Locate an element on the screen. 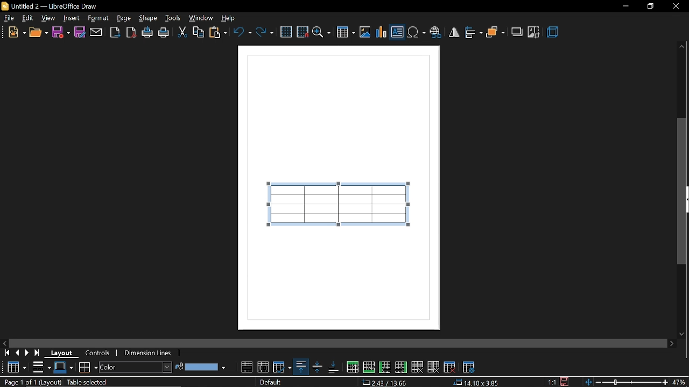 Image resolution: width=689 pixels, height=387 pixels. layout is located at coordinates (64, 353).